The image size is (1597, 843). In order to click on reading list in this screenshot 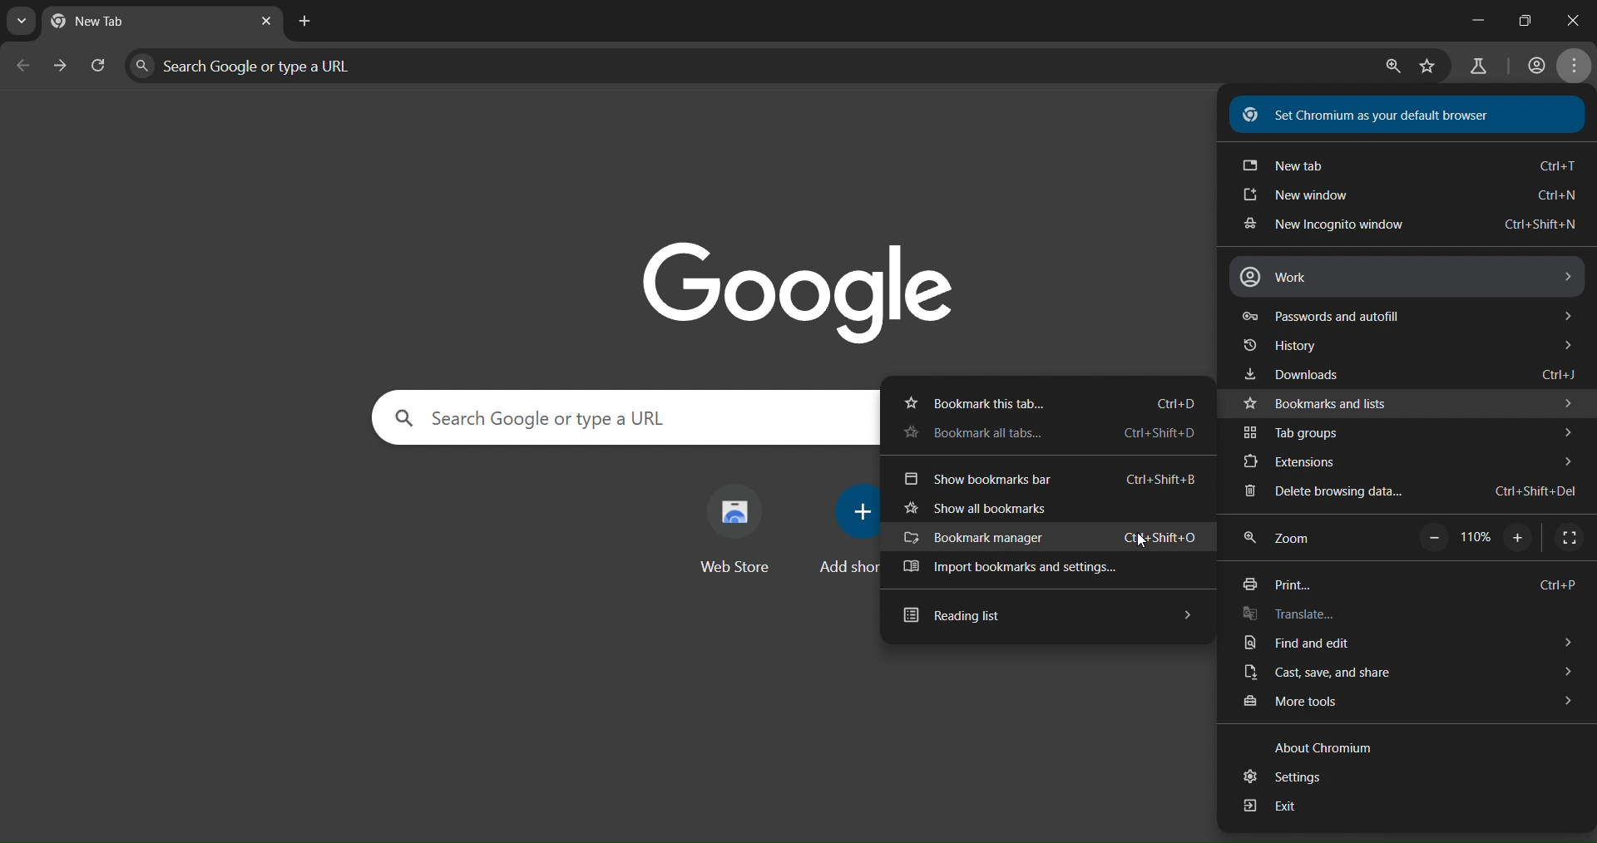, I will do `click(1044, 619)`.